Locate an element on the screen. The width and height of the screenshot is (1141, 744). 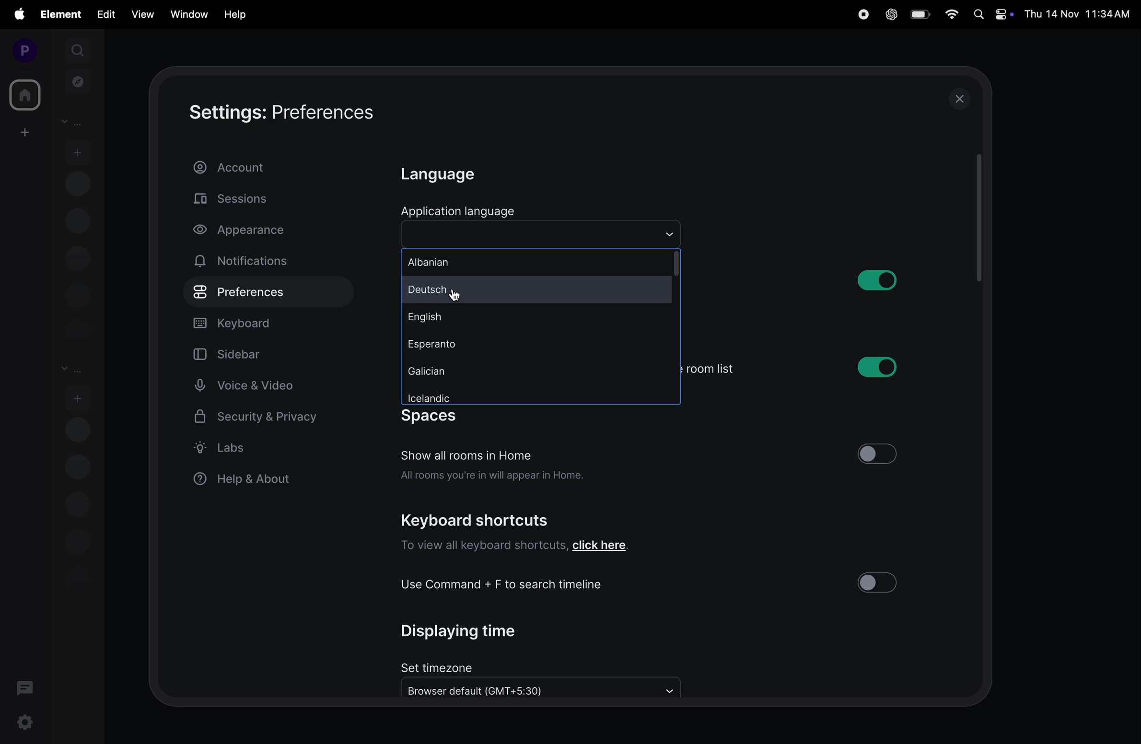
expand is located at coordinates (51, 50).